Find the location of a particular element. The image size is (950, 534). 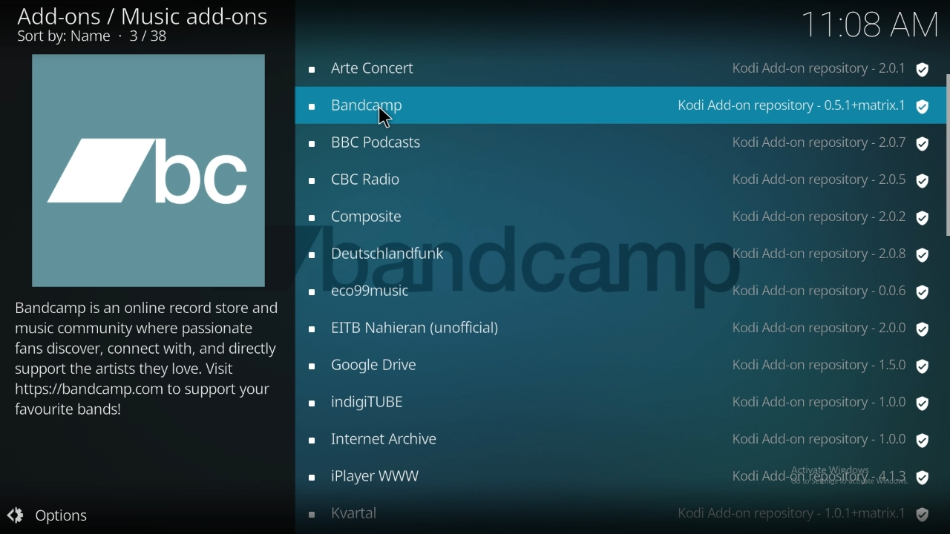

add on is located at coordinates (621, 441).